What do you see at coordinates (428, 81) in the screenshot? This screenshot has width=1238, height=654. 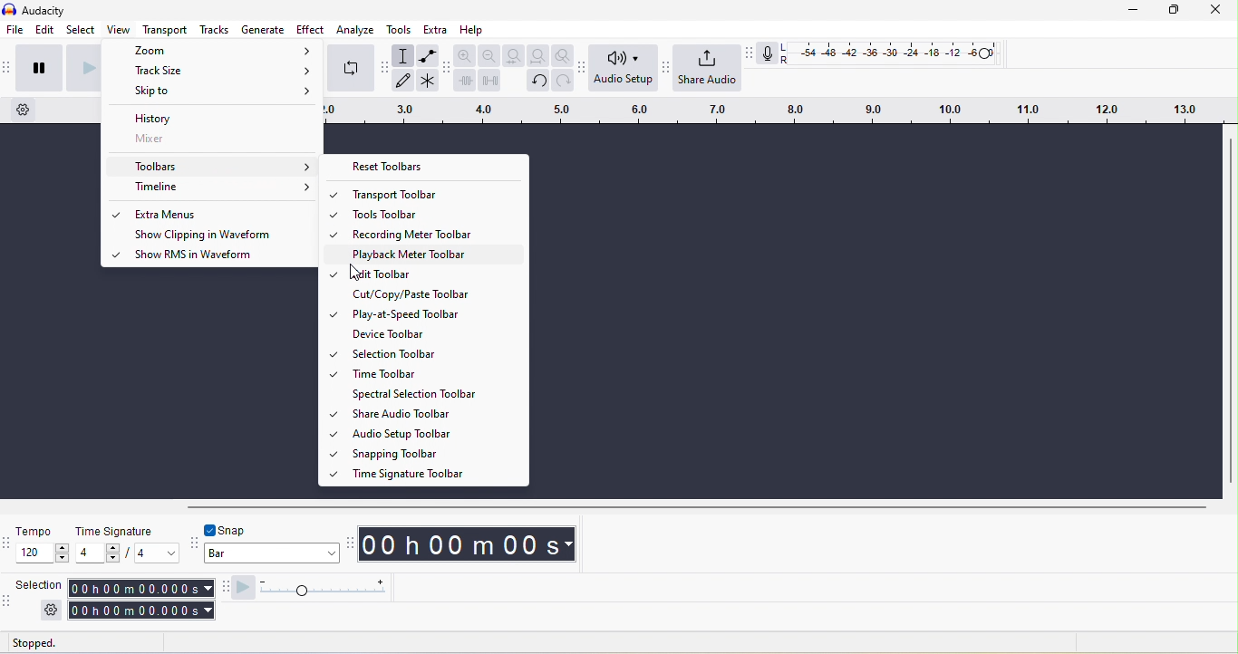 I see `multi-tool` at bounding box center [428, 81].